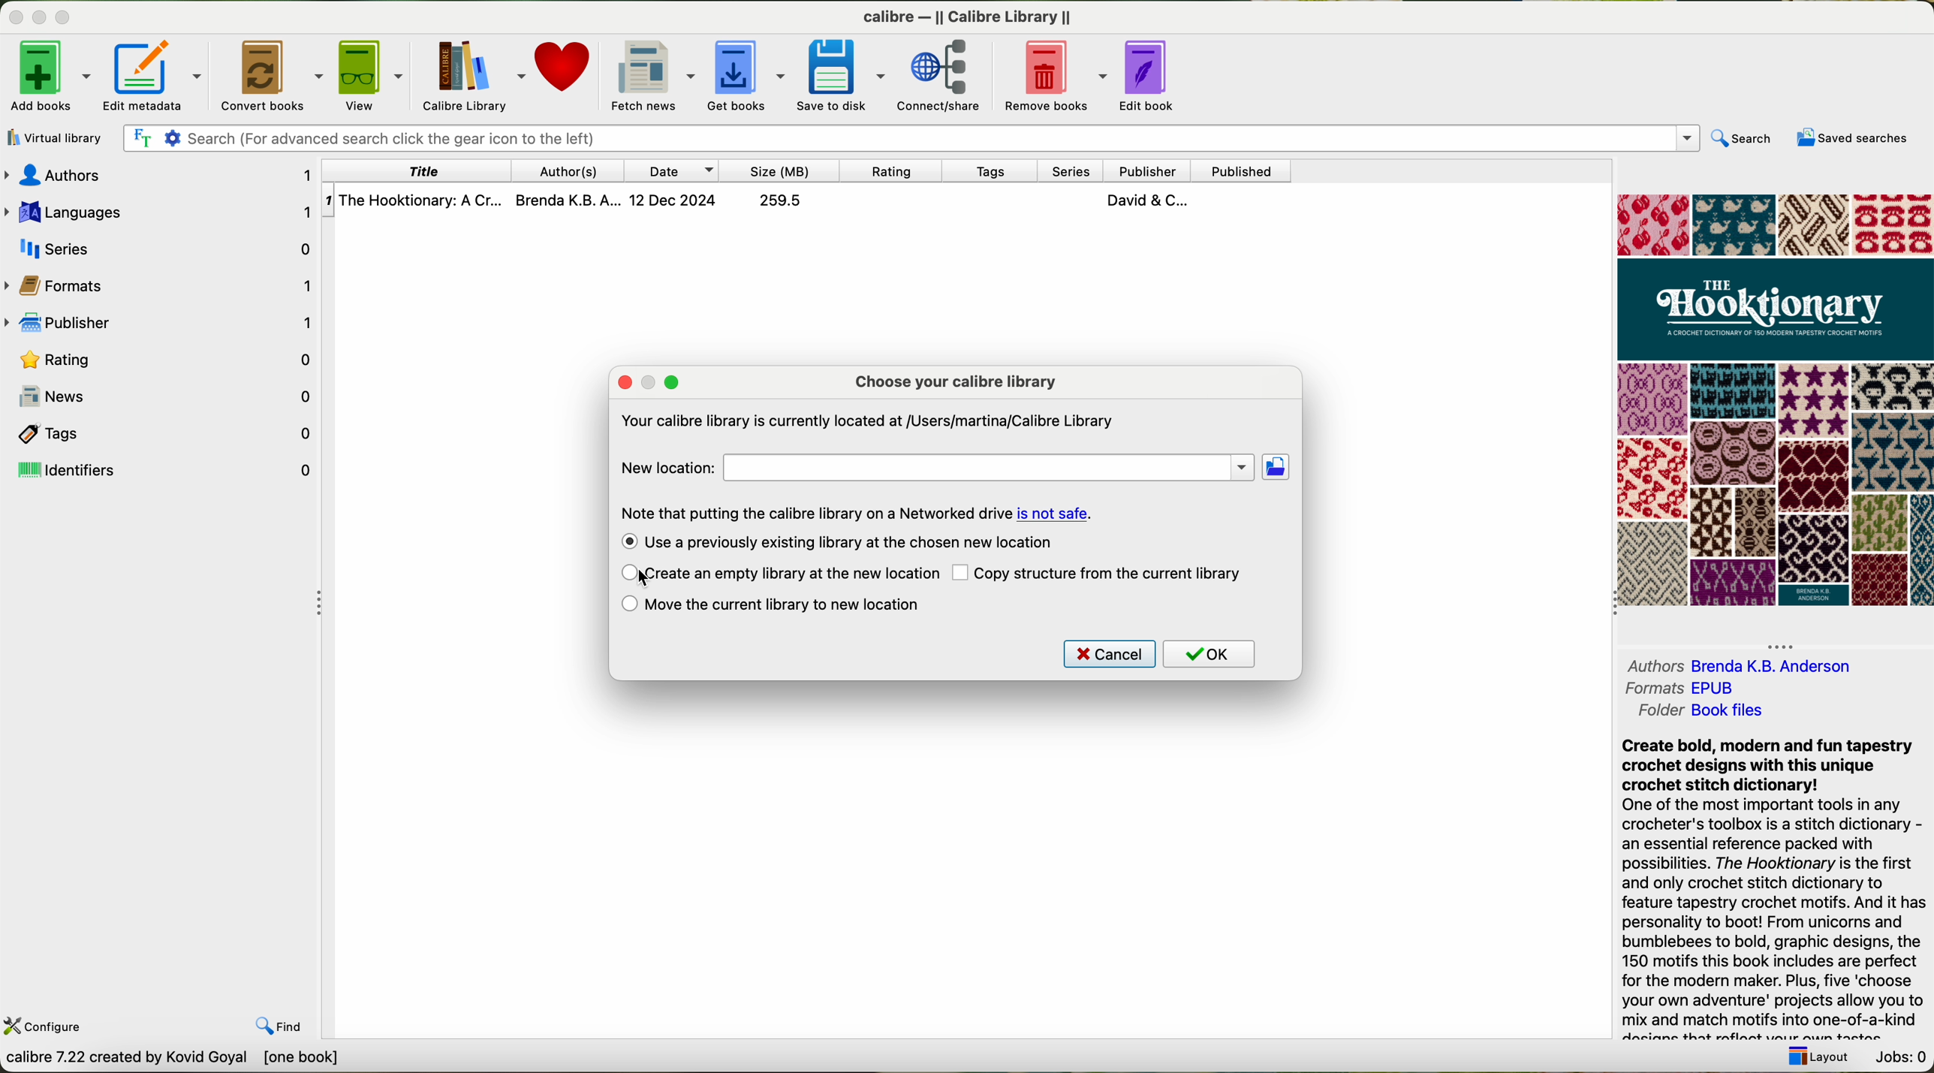 The width and height of the screenshot is (1934, 1073). What do you see at coordinates (866, 420) in the screenshot?
I see `Your calibre library is currently located at /Users/martina/Calibre Library` at bounding box center [866, 420].